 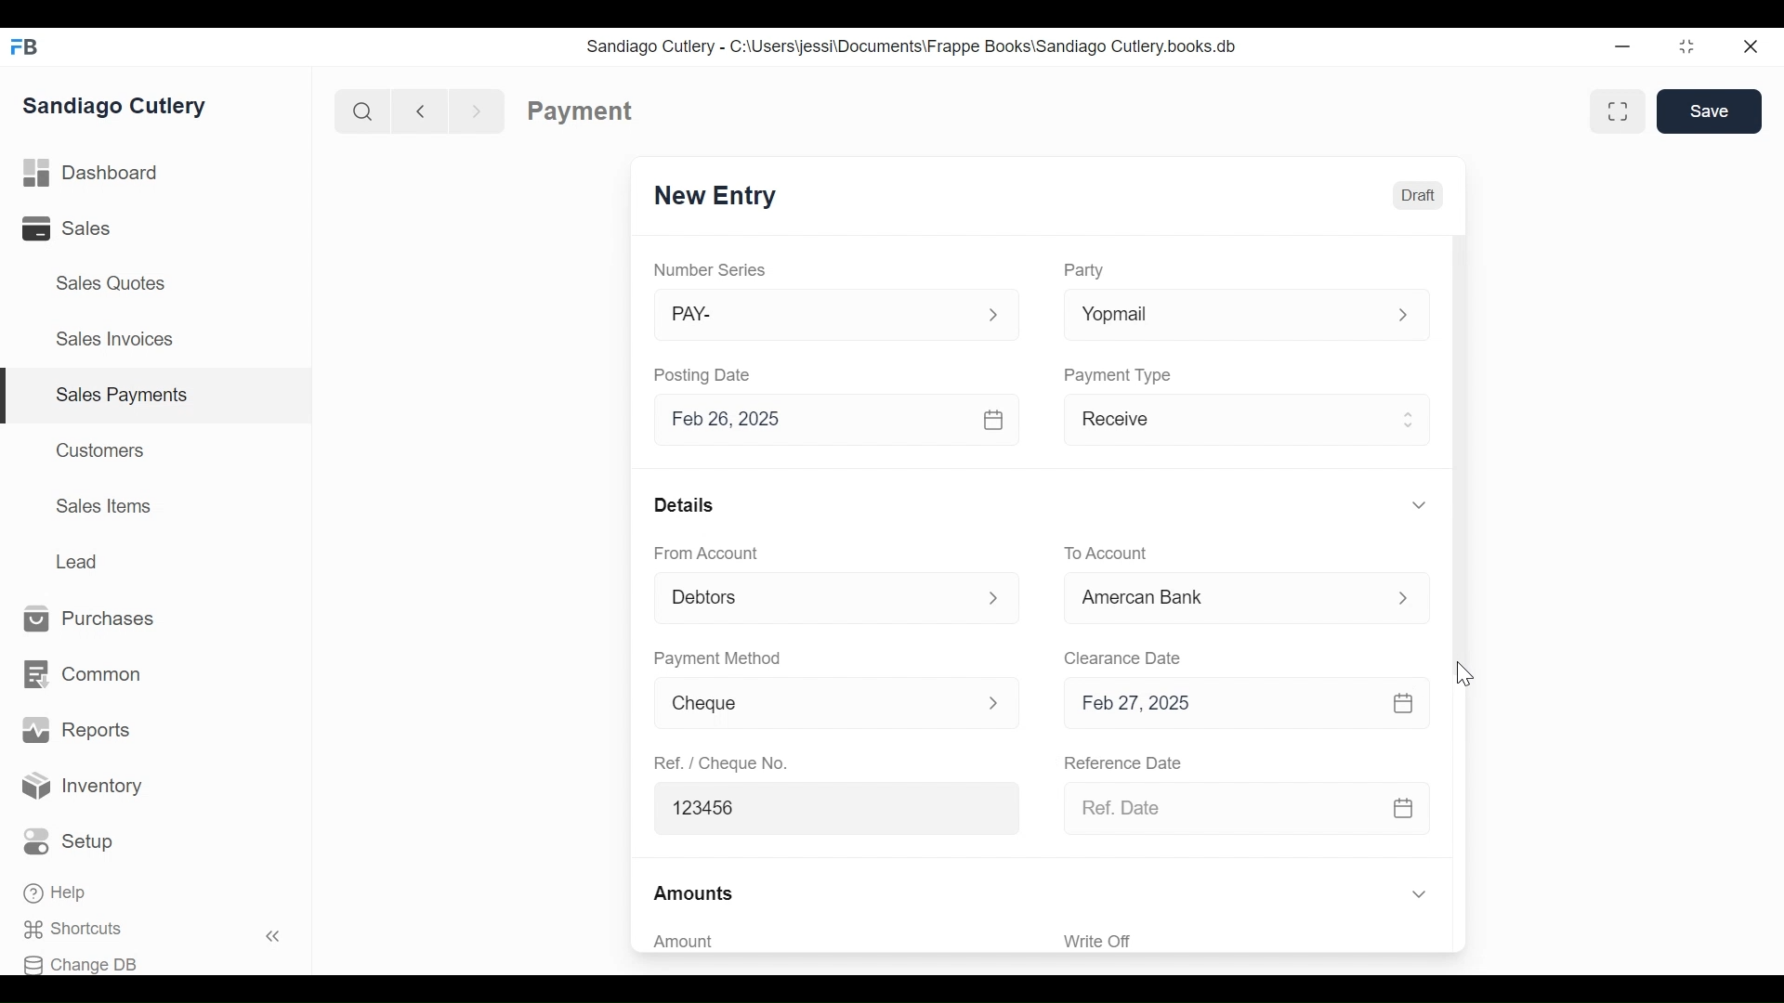 What do you see at coordinates (85, 930) in the screenshot?
I see `Shortcuts` at bounding box center [85, 930].